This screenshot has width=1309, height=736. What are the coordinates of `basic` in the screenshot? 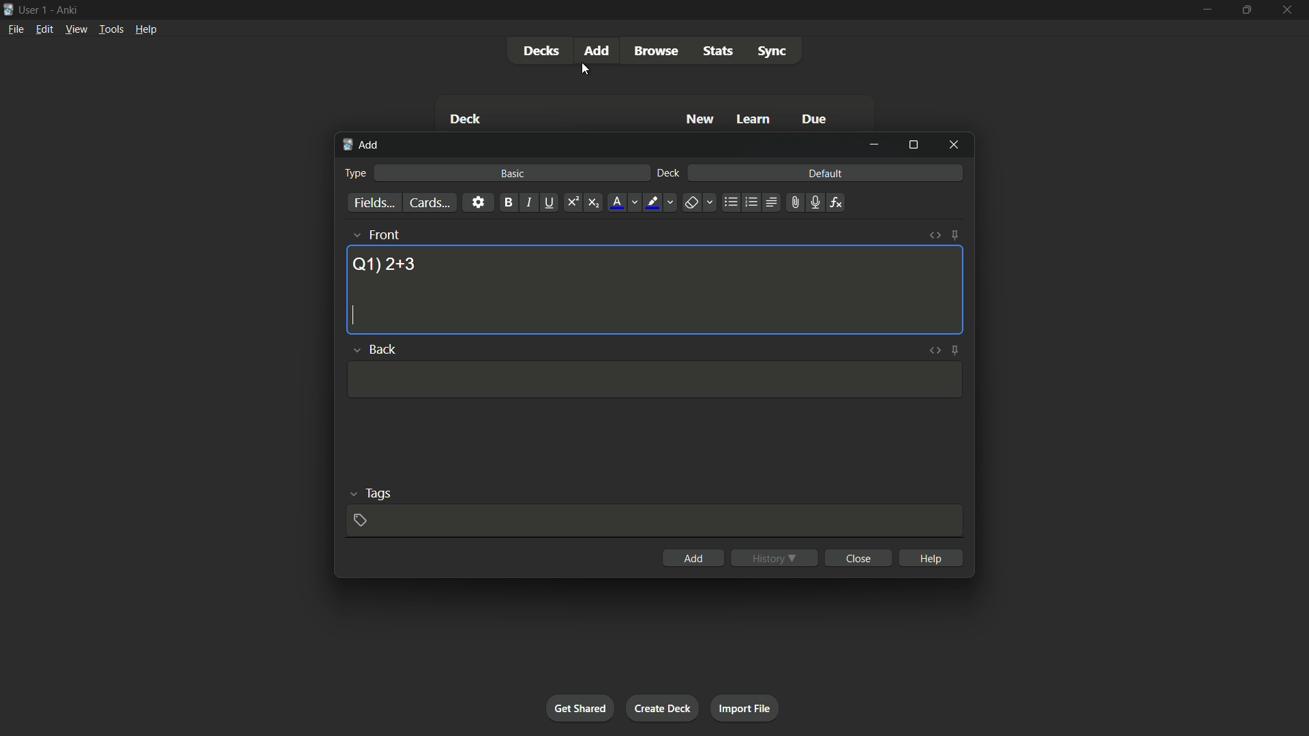 It's located at (513, 173).